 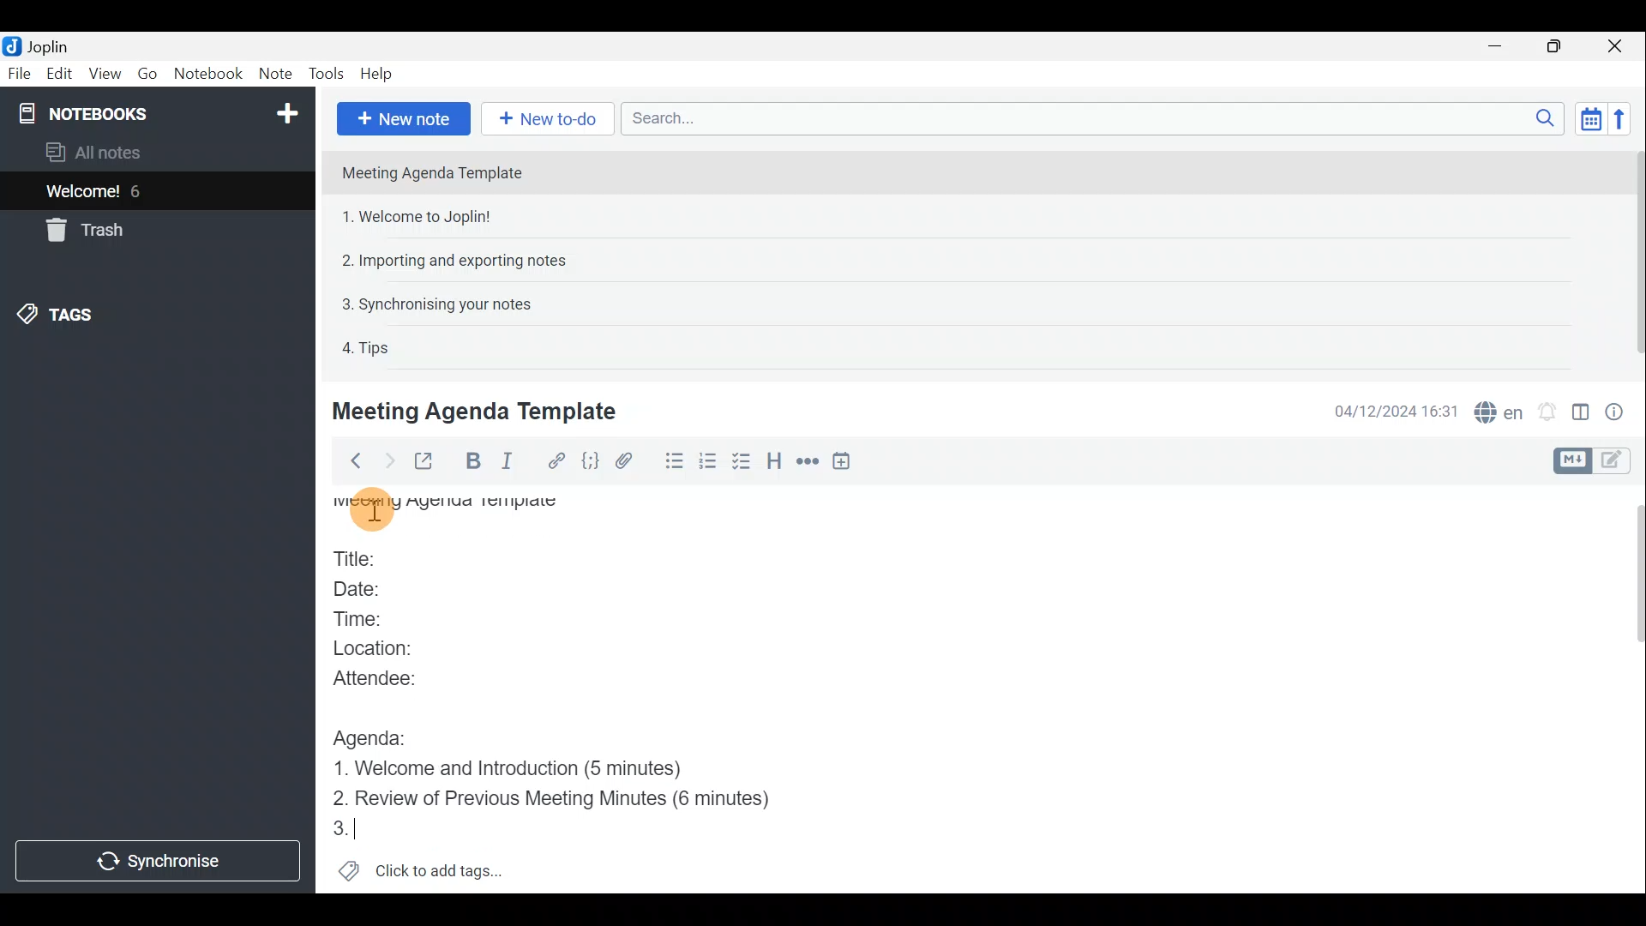 I want to click on Toggle editors, so click(x=1570, y=461).